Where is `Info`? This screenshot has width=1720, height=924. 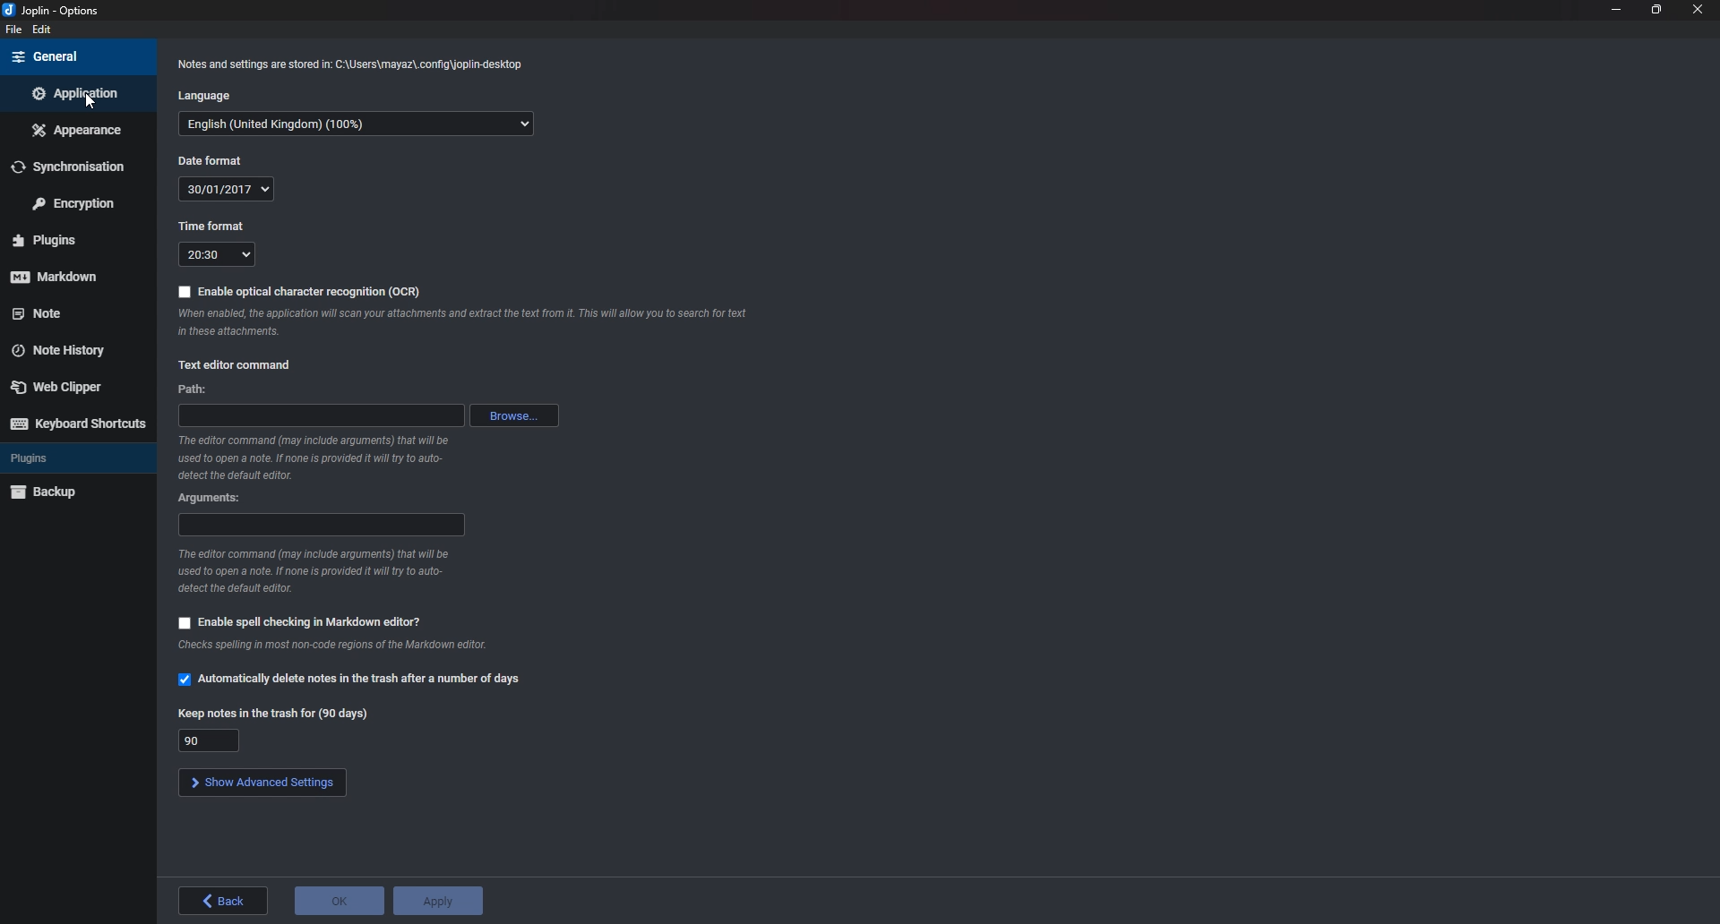 Info is located at coordinates (349, 68).